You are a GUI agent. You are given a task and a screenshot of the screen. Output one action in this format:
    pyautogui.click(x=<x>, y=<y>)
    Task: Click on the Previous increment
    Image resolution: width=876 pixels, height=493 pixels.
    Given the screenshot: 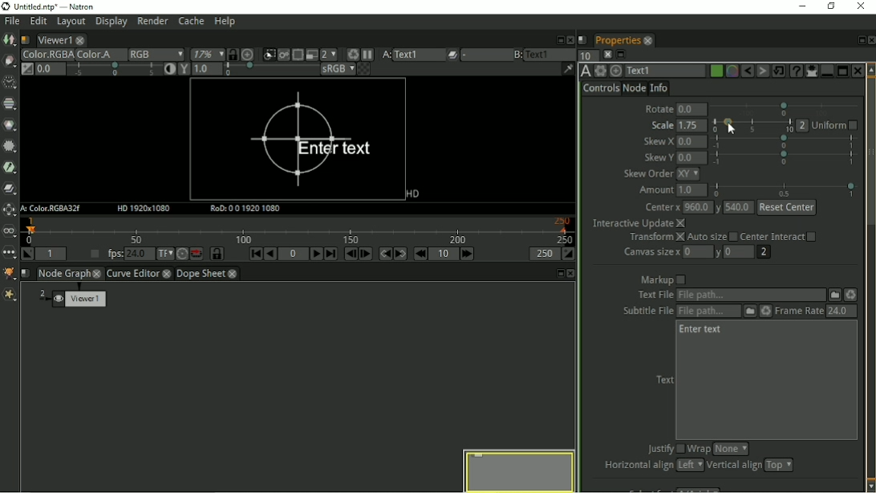 What is the action you would take?
    pyautogui.click(x=420, y=254)
    